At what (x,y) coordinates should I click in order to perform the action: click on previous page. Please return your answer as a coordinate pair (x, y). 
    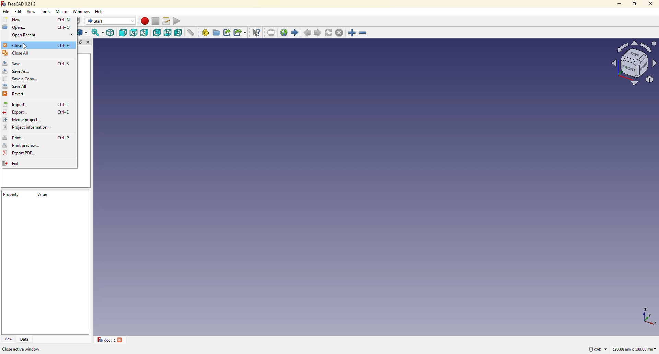
    Looking at the image, I should click on (308, 33).